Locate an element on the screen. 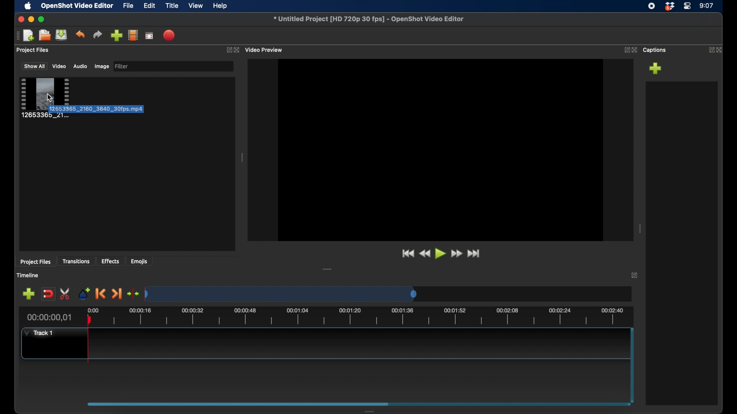 The width and height of the screenshot is (737, 414). center playhead on the timeline is located at coordinates (133, 294).